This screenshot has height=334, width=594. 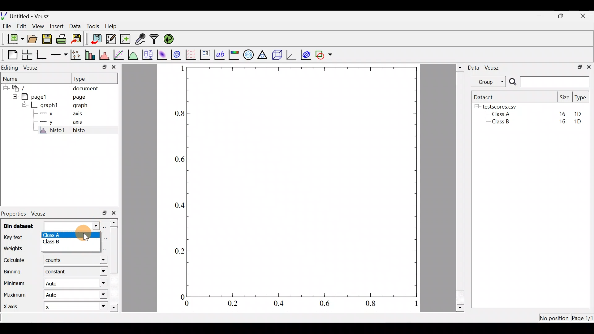 What do you see at coordinates (562, 113) in the screenshot?
I see `16` at bounding box center [562, 113].